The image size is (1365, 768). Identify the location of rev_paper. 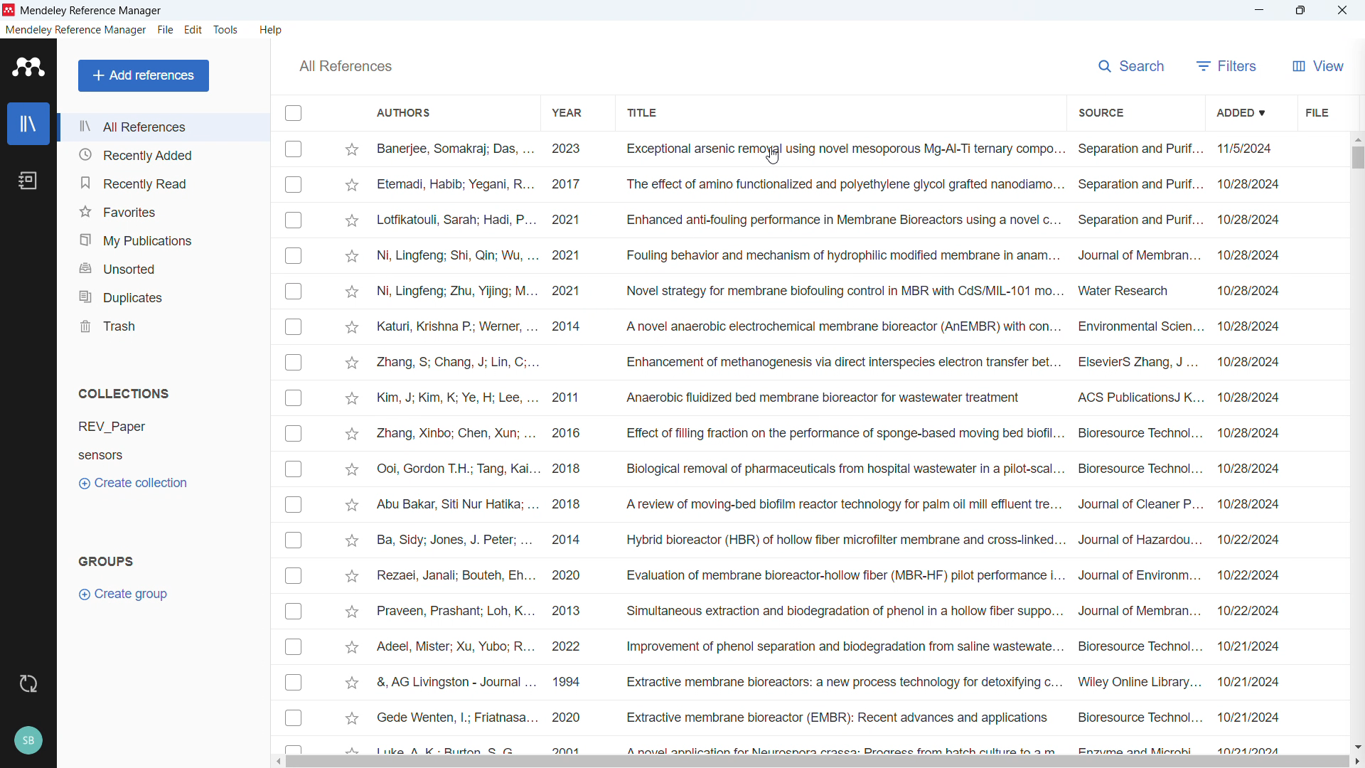
(123, 426).